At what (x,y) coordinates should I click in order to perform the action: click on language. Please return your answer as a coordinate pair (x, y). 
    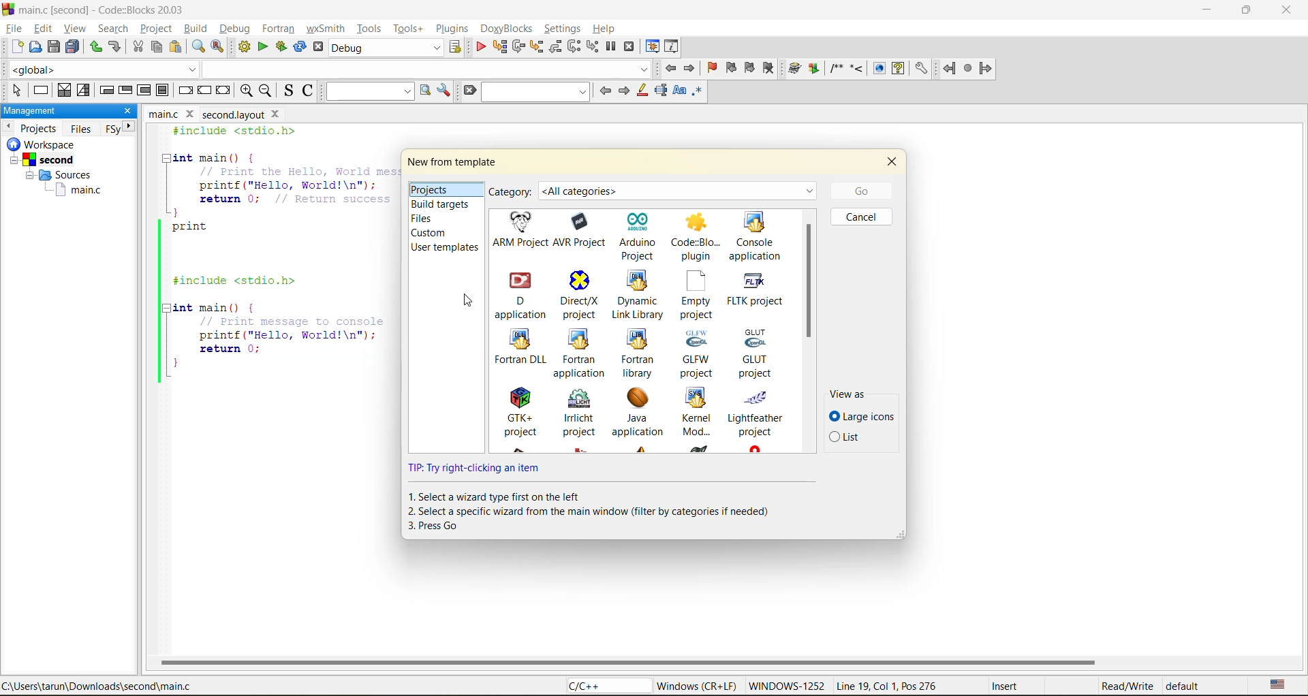
    Looking at the image, I should click on (606, 685).